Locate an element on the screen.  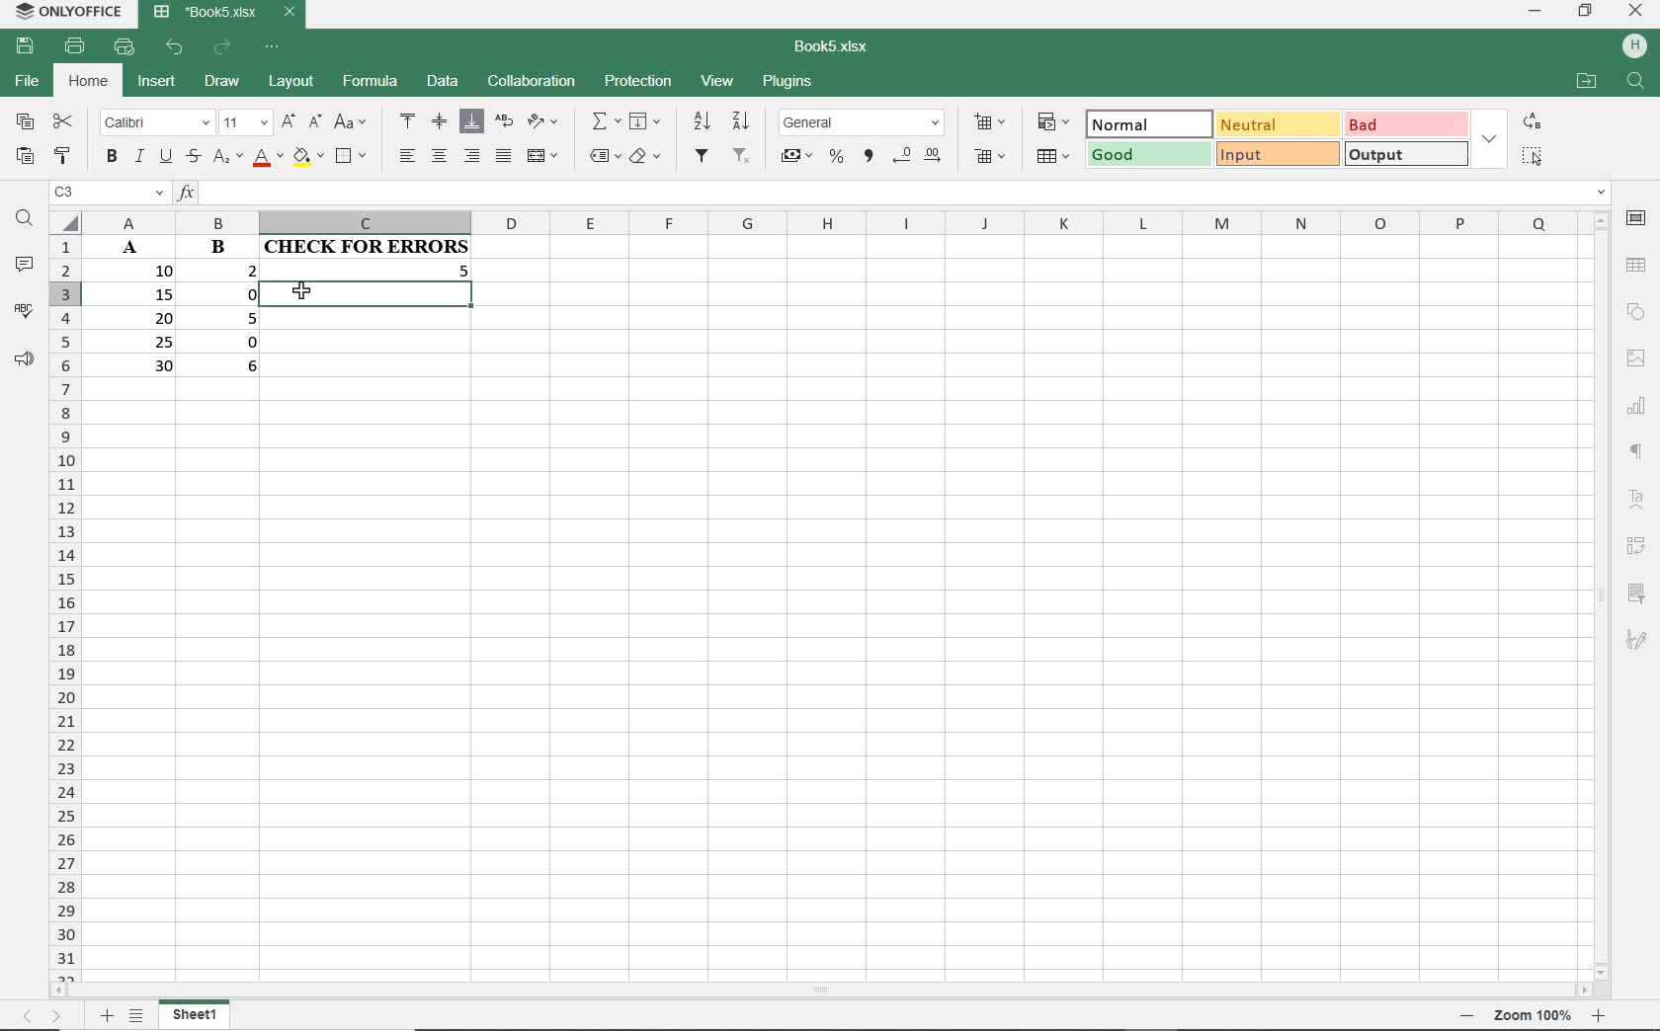
PRINT is located at coordinates (78, 47).